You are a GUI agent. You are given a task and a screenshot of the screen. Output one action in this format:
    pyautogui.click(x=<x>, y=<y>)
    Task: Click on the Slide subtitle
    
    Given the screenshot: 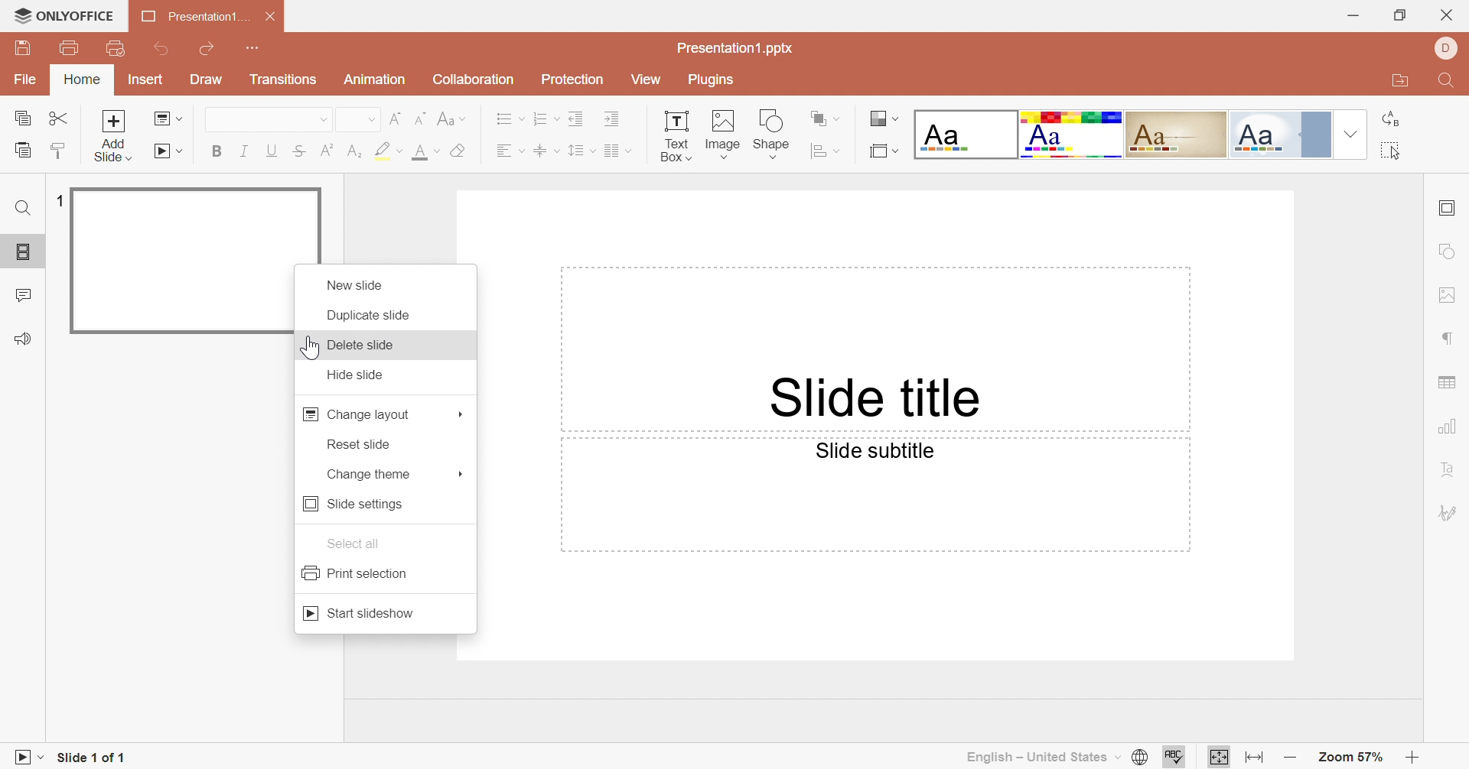 What is the action you would take?
    pyautogui.click(x=875, y=452)
    